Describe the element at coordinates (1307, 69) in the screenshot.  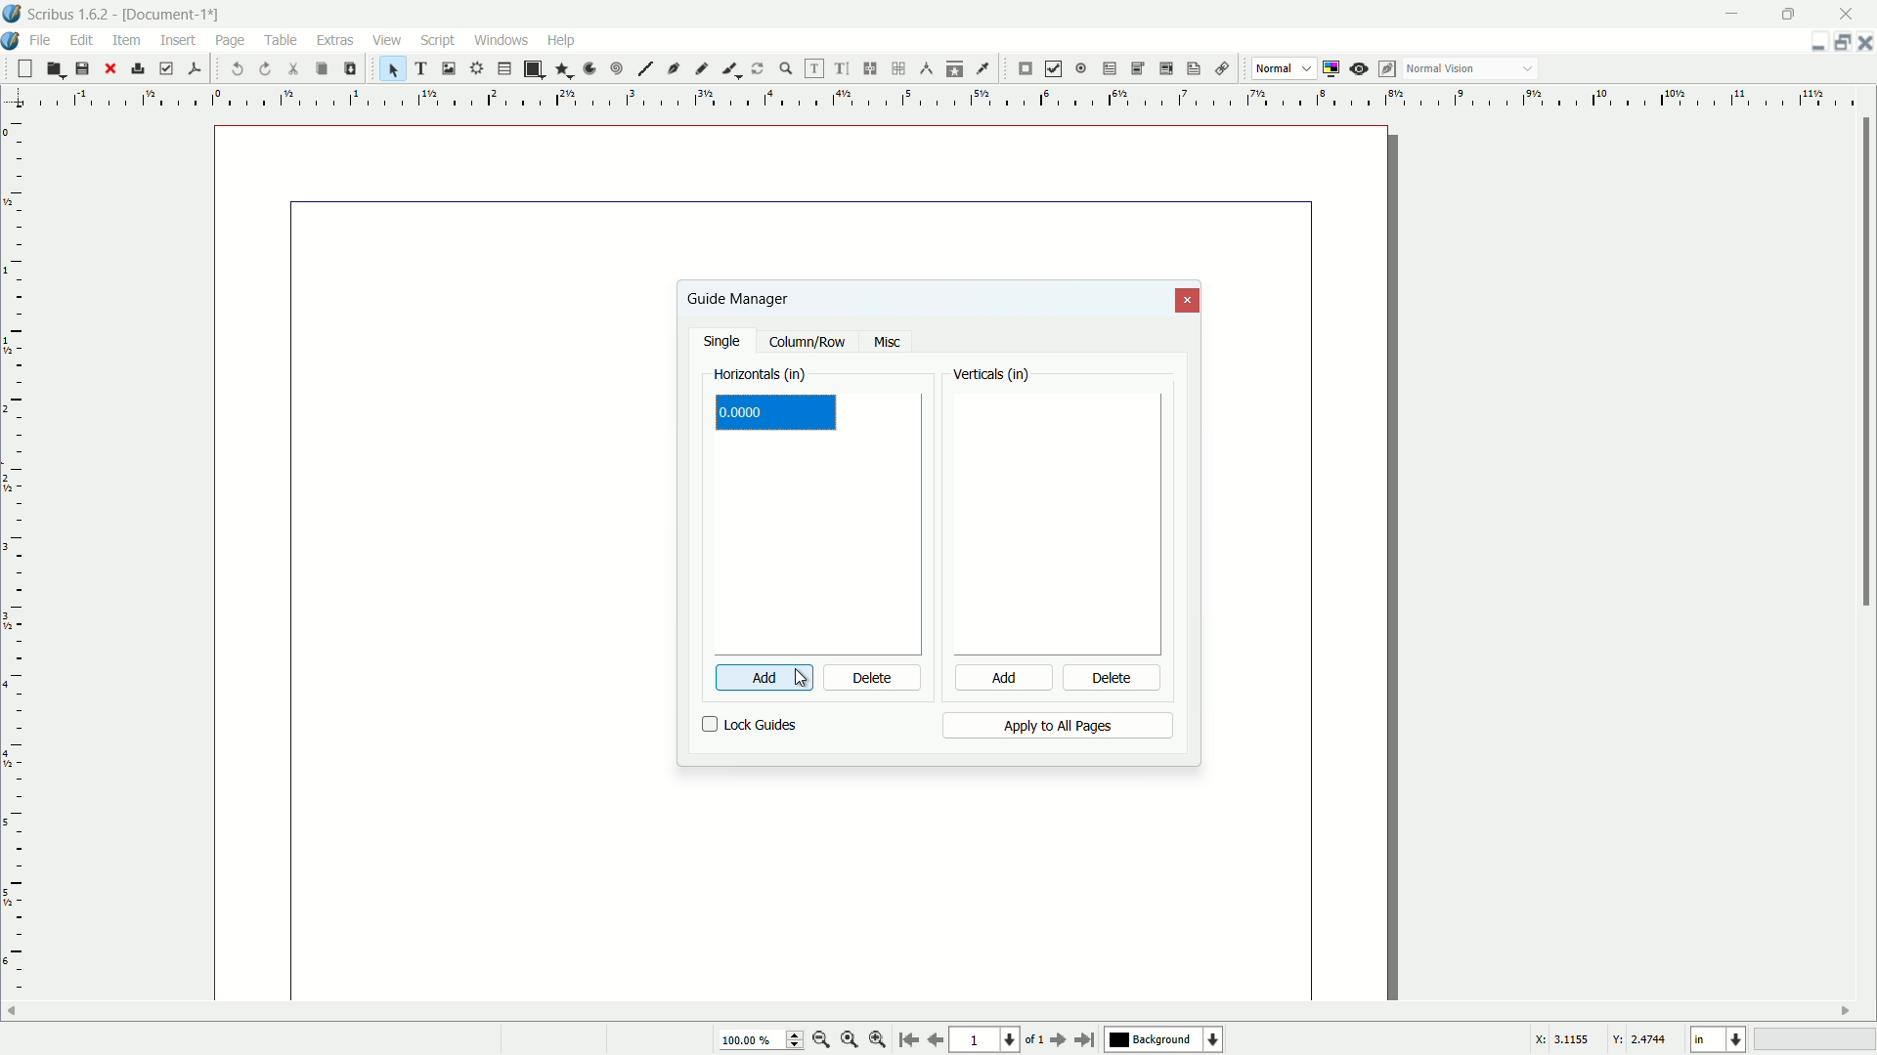
I see `dropdown` at that location.